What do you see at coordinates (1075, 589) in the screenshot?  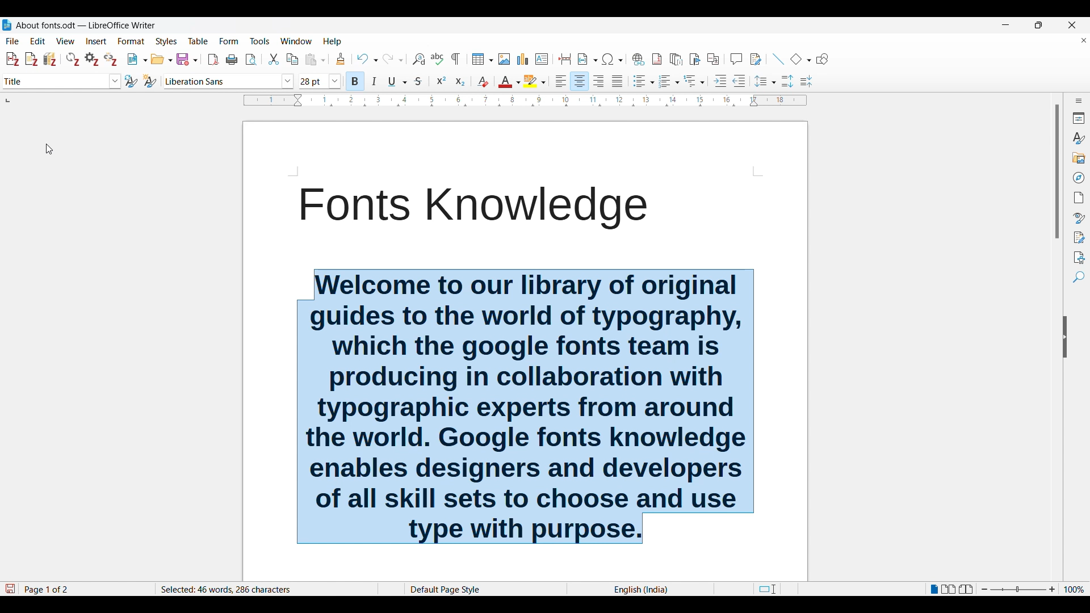 I see `Current zoom factor` at bounding box center [1075, 589].